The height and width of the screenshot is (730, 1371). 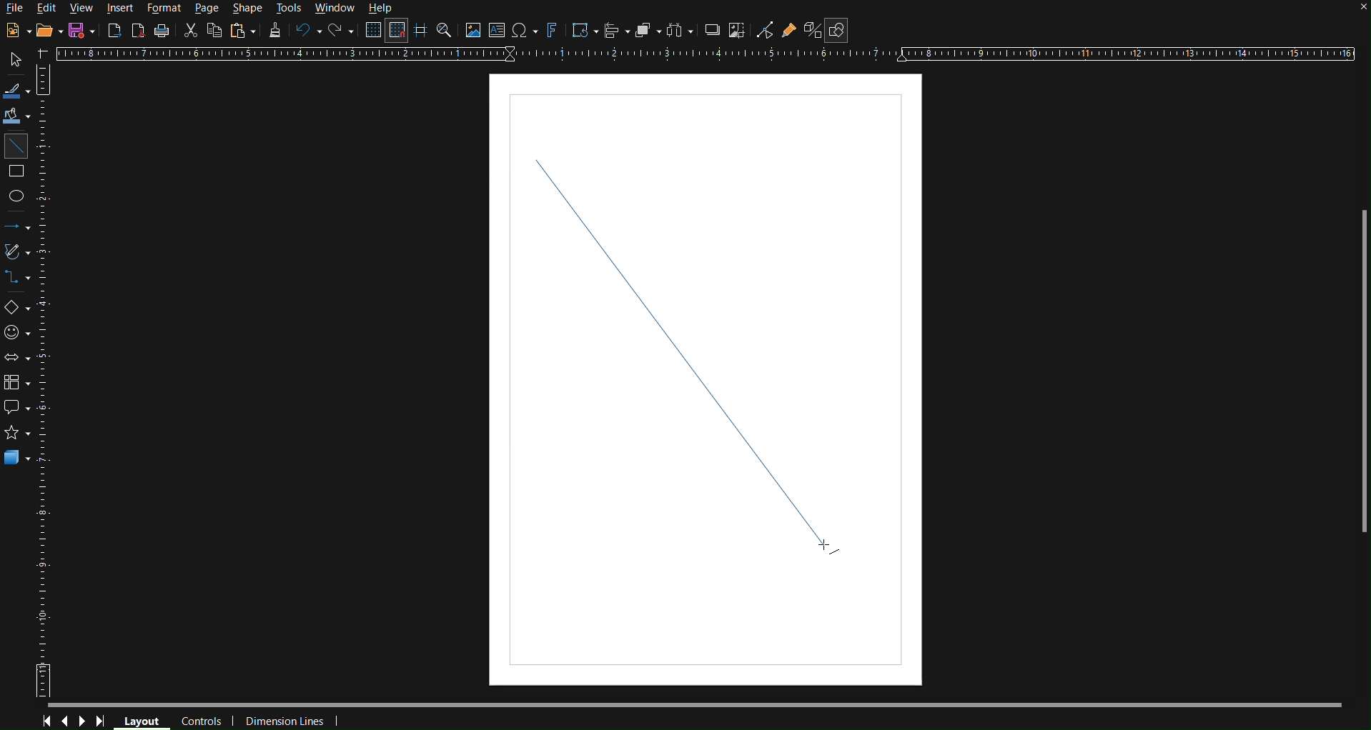 I want to click on Next, so click(x=82, y=720).